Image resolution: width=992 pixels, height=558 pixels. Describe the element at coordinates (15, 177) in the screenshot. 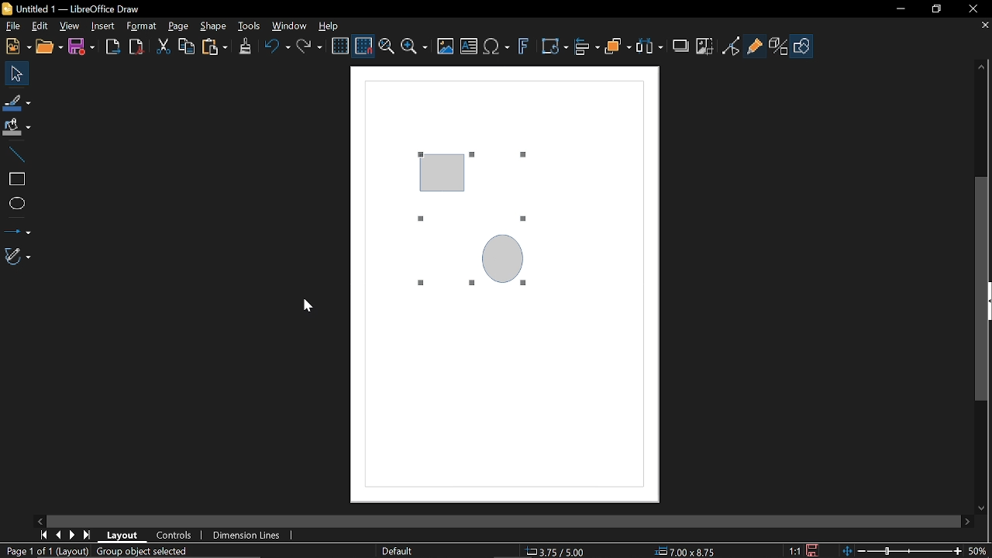

I see `Rectangle` at that location.